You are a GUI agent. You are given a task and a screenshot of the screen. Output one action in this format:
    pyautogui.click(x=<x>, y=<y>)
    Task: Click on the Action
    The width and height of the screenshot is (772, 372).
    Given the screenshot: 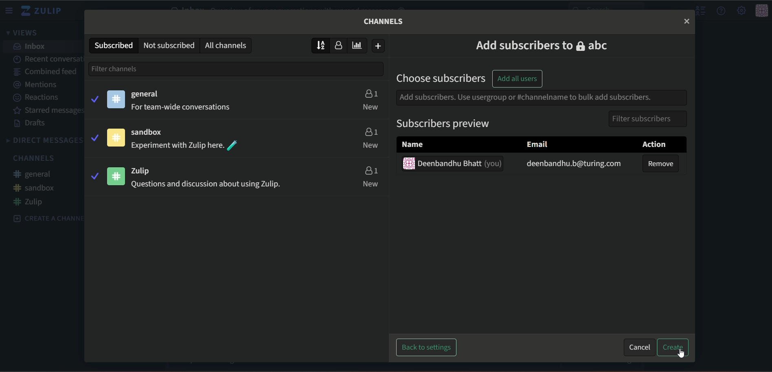 What is the action you would take?
    pyautogui.click(x=647, y=144)
    